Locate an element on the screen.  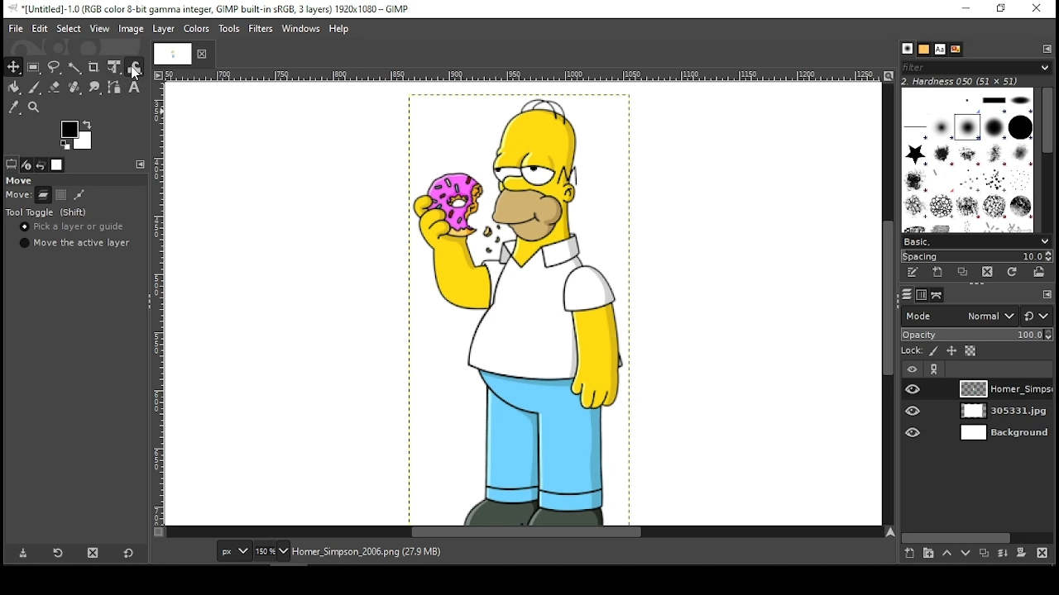
tool toggle is located at coordinates (47, 212).